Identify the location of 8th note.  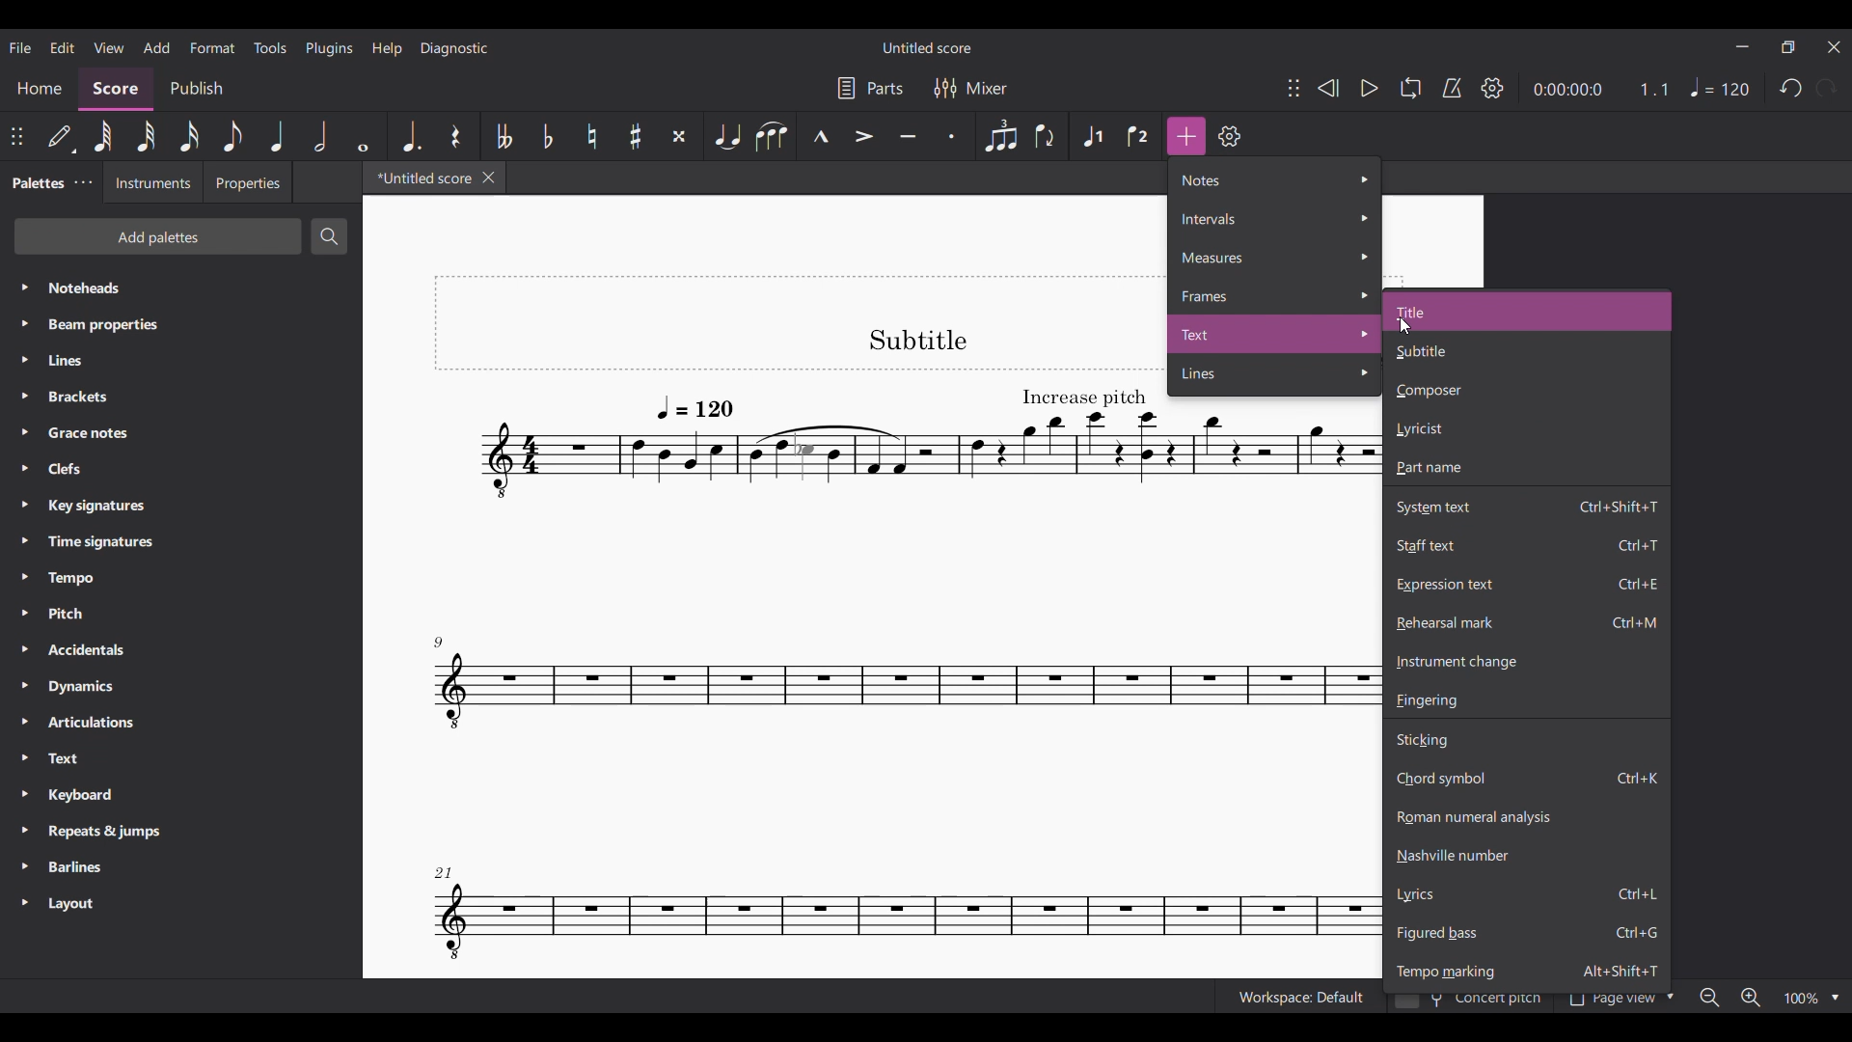
(231, 136).